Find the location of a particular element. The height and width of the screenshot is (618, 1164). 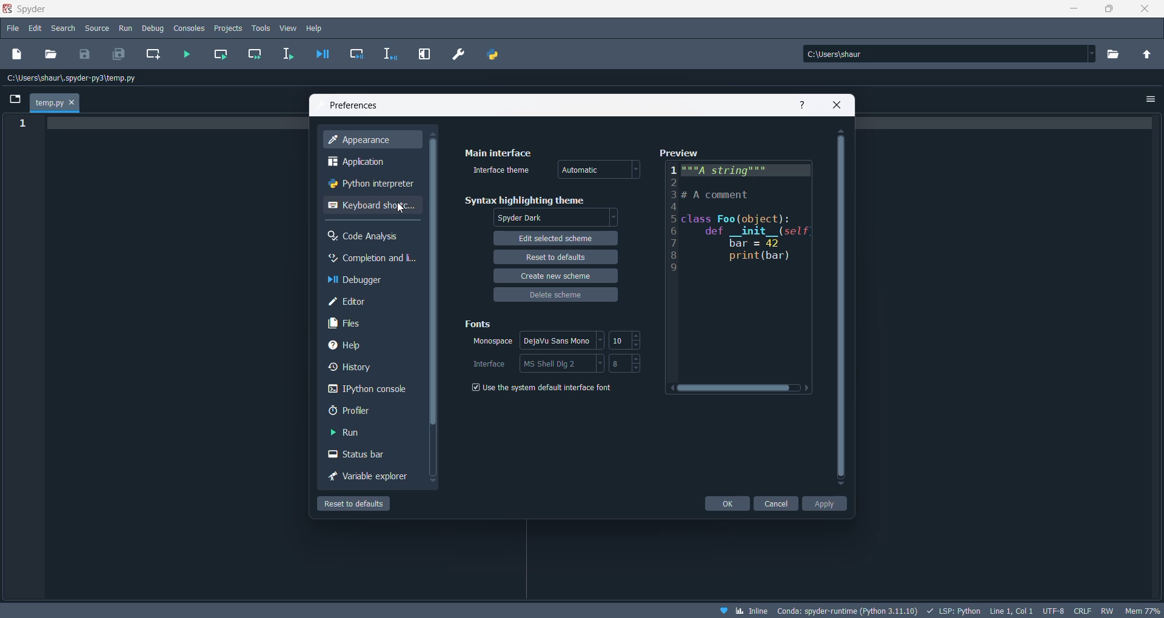

delete scheme is located at coordinates (555, 296).